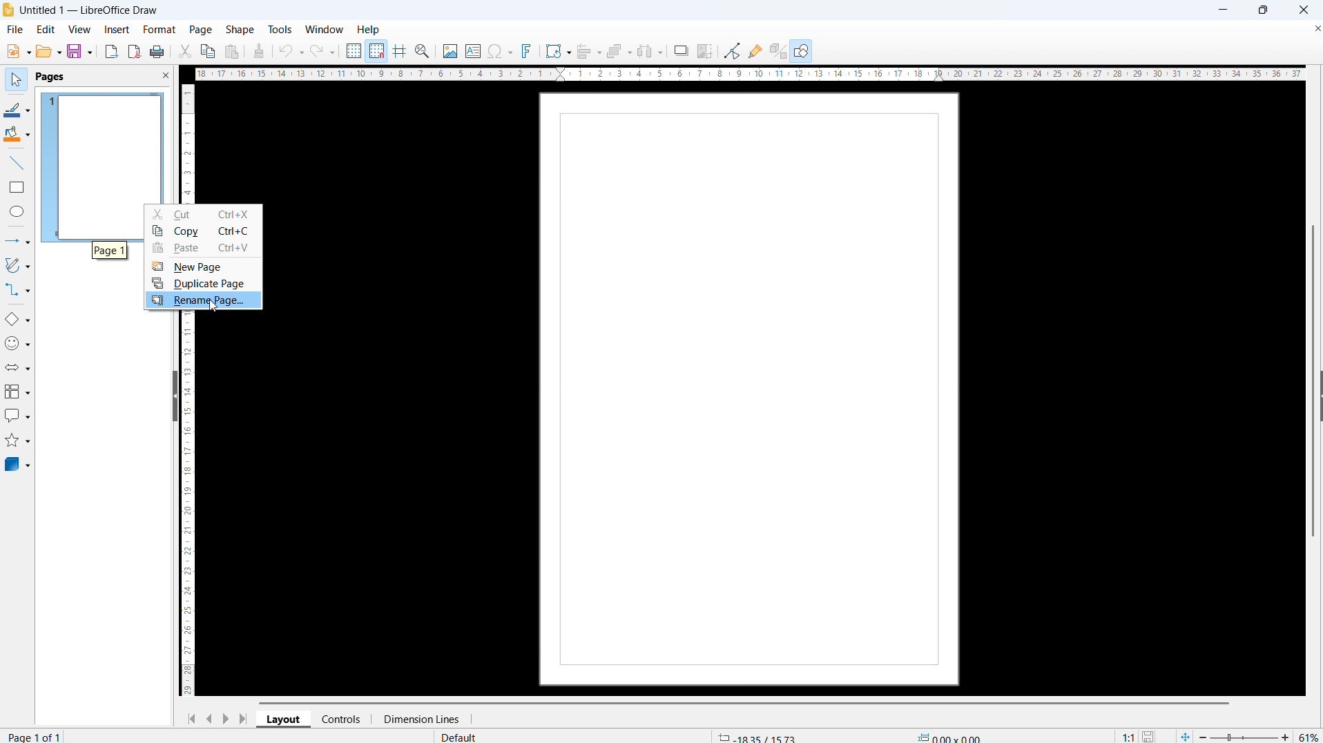  What do you see at coordinates (1315, 398) in the screenshot?
I see `Sidebar` at bounding box center [1315, 398].